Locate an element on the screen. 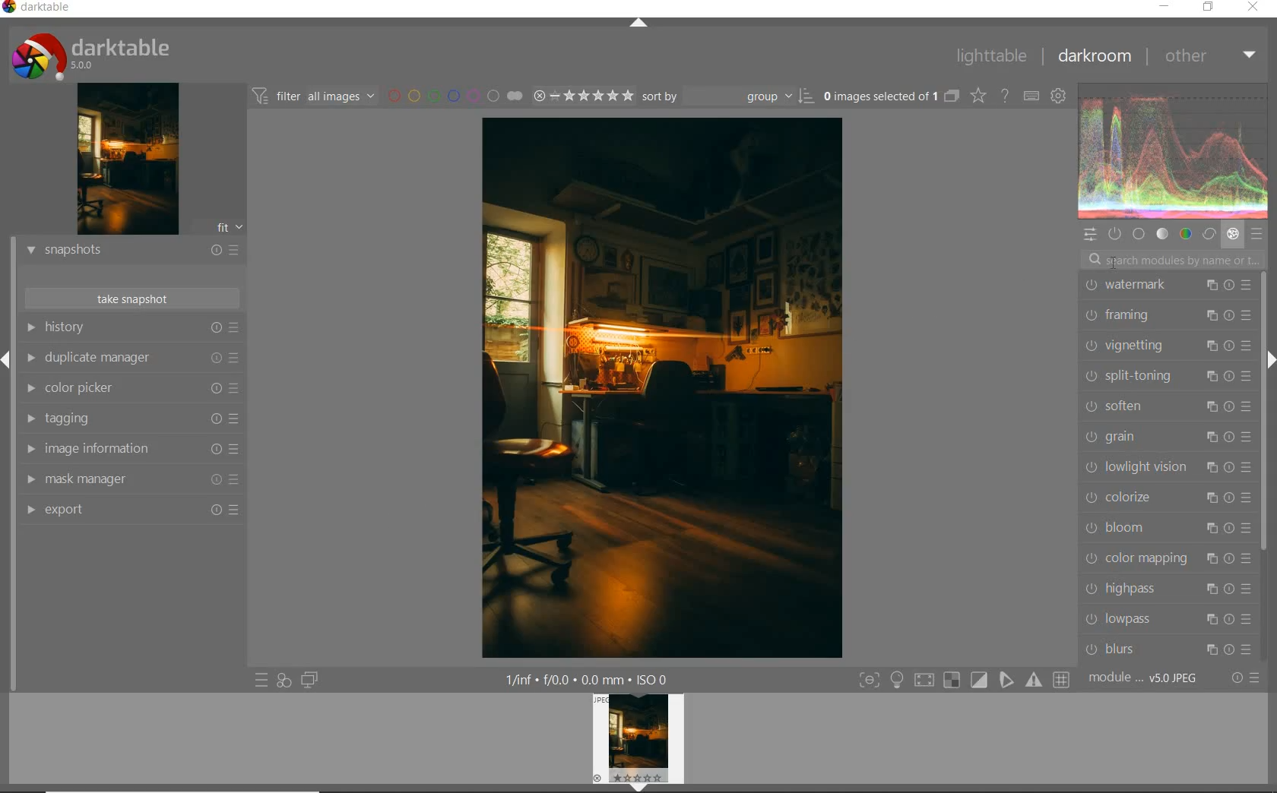 The width and height of the screenshot is (1277, 793). show only active modules is located at coordinates (1114, 233).